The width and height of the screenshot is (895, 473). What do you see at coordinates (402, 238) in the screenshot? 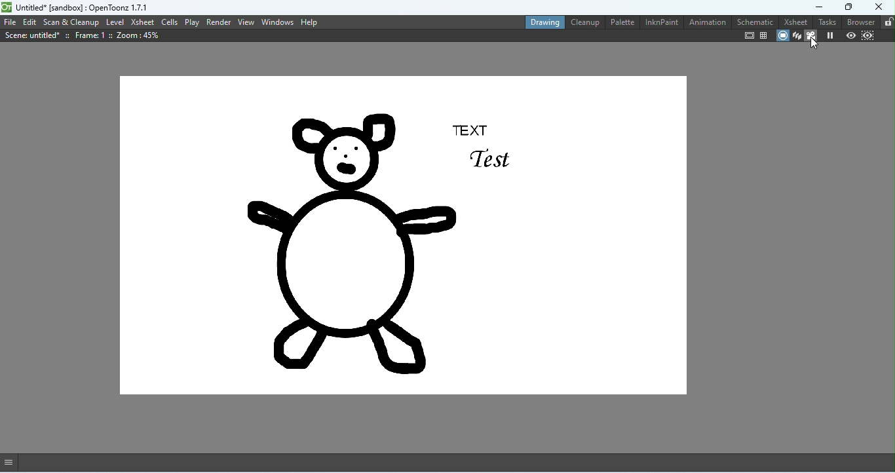
I see `canvas` at bounding box center [402, 238].